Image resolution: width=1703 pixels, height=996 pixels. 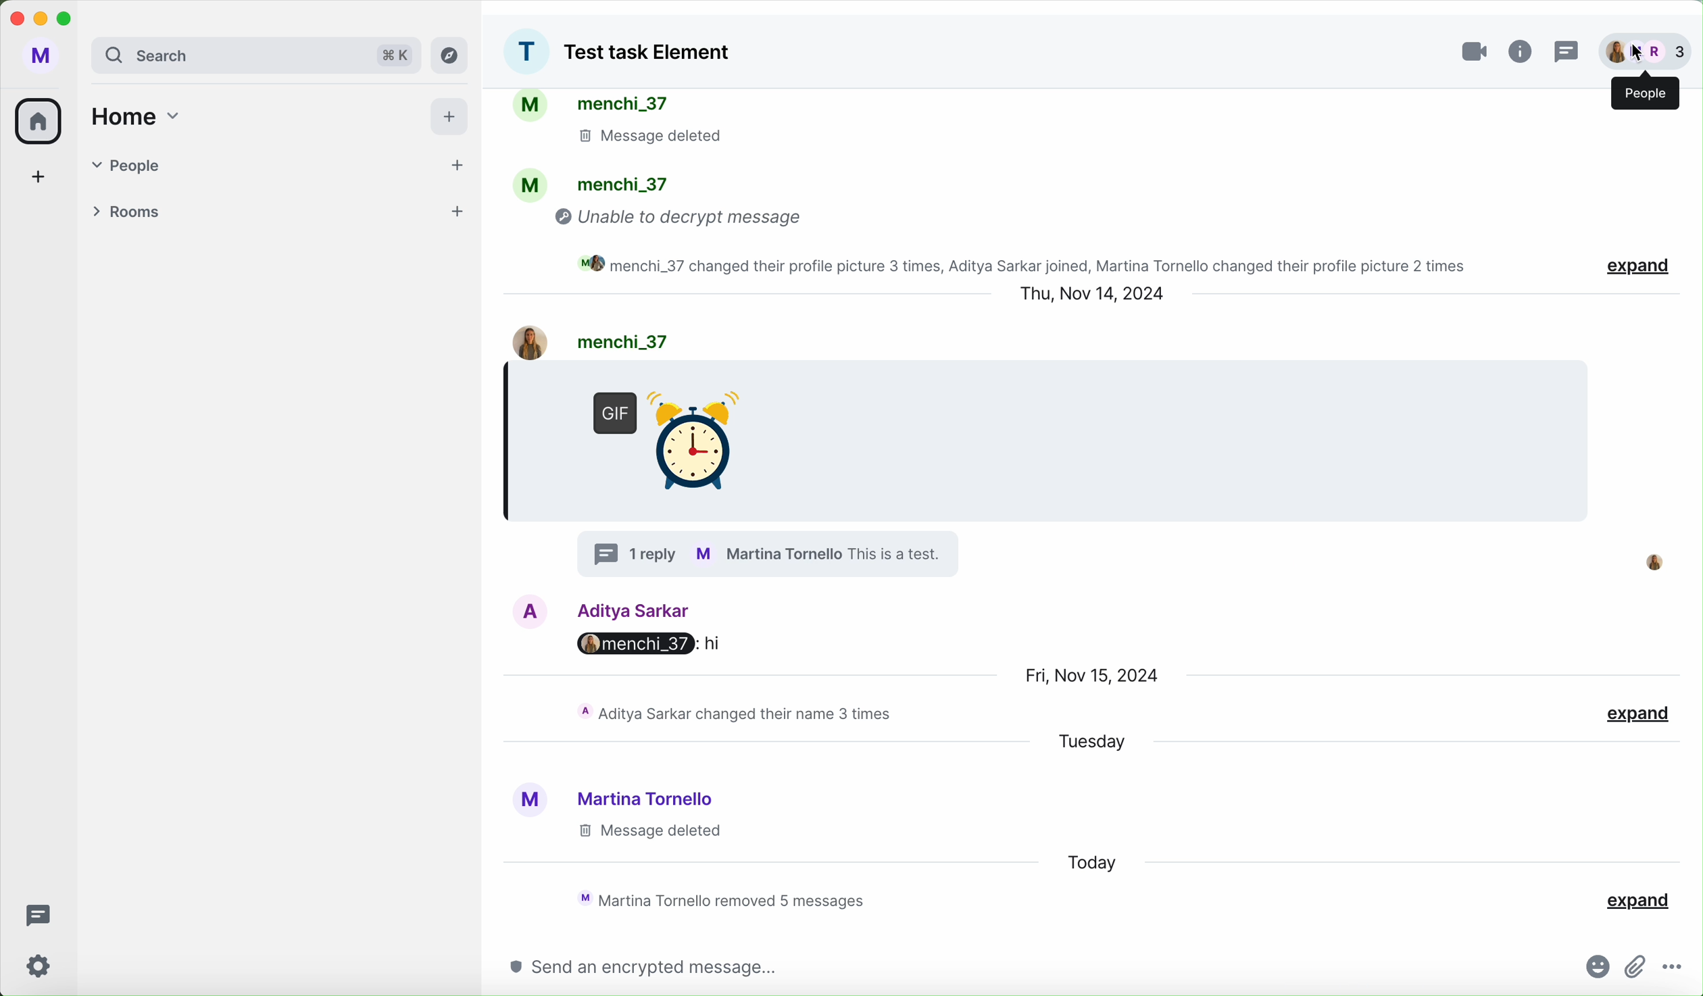 What do you see at coordinates (909, 553) in the screenshot?
I see `text` at bounding box center [909, 553].